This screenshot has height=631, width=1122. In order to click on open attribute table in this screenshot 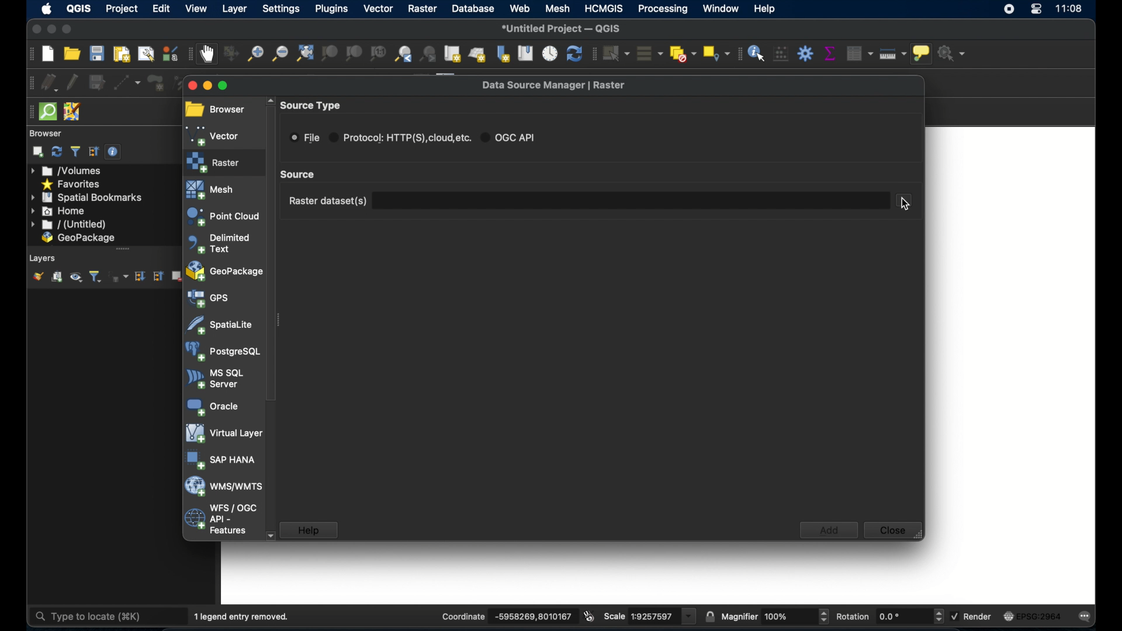, I will do `click(857, 52)`.